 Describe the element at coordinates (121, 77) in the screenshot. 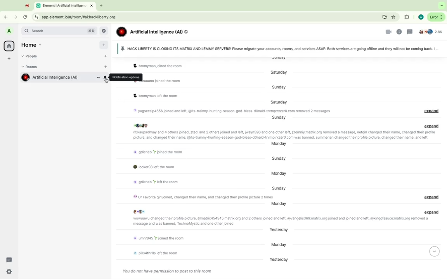

I see `` at that location.